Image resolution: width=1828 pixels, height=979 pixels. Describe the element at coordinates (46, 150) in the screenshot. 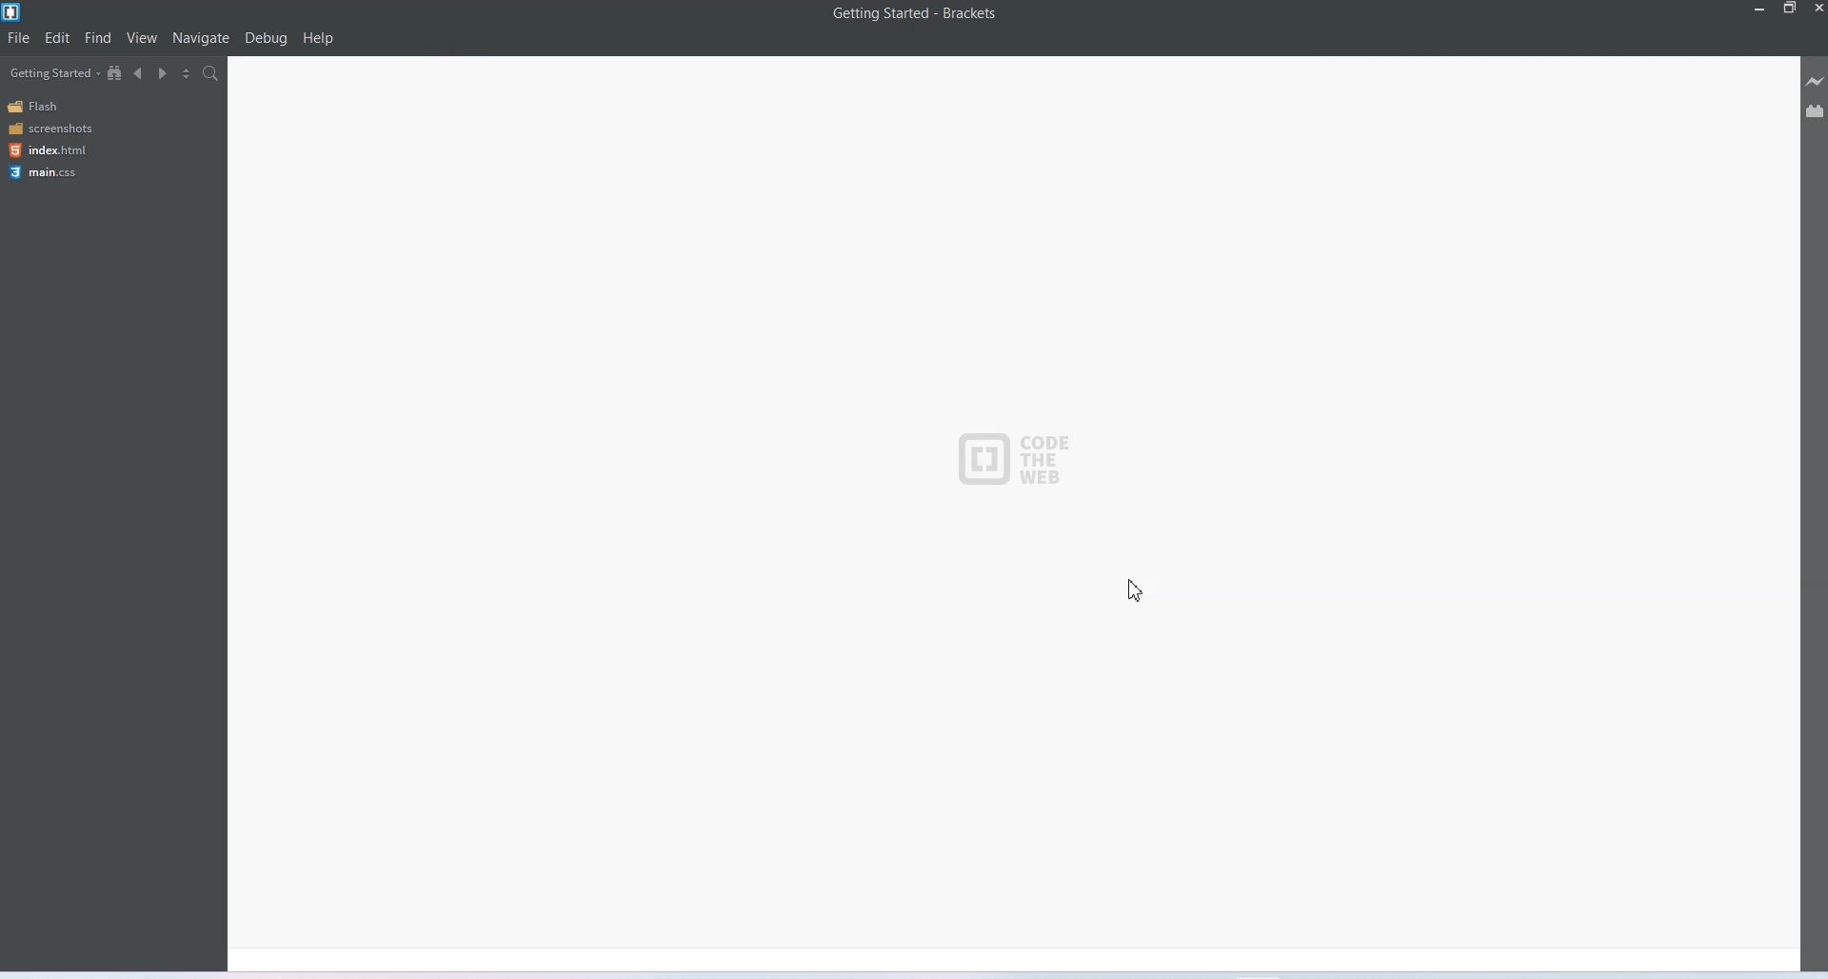

I see `Index` at that location.